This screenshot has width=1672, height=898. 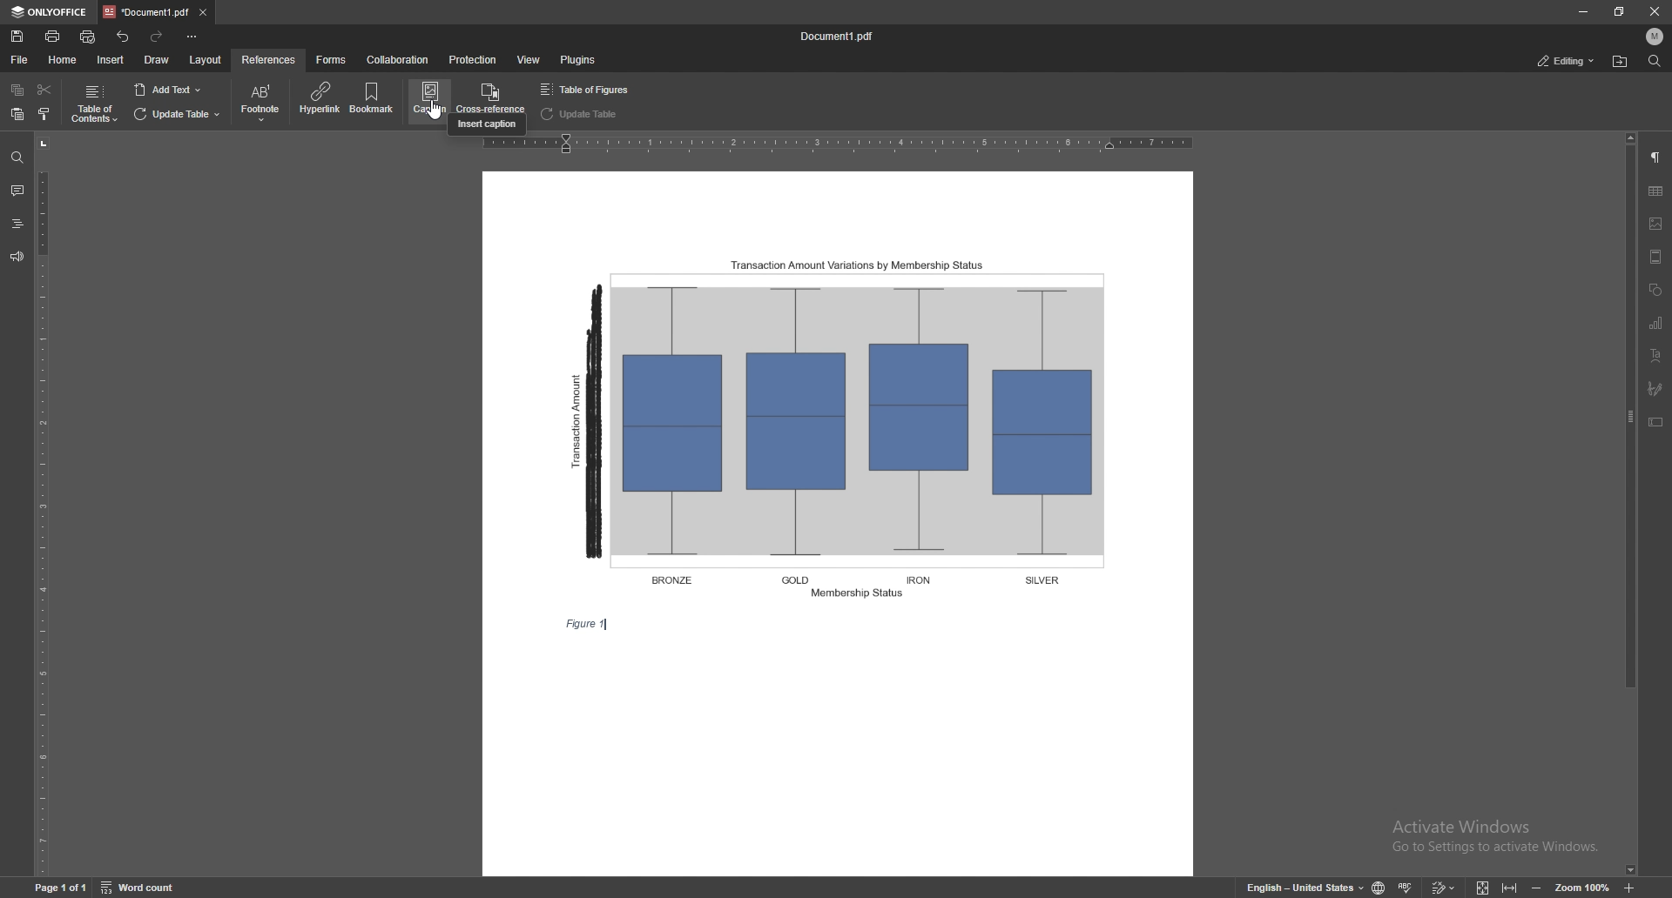 I want to click on cut, so click(x=44, y=90).